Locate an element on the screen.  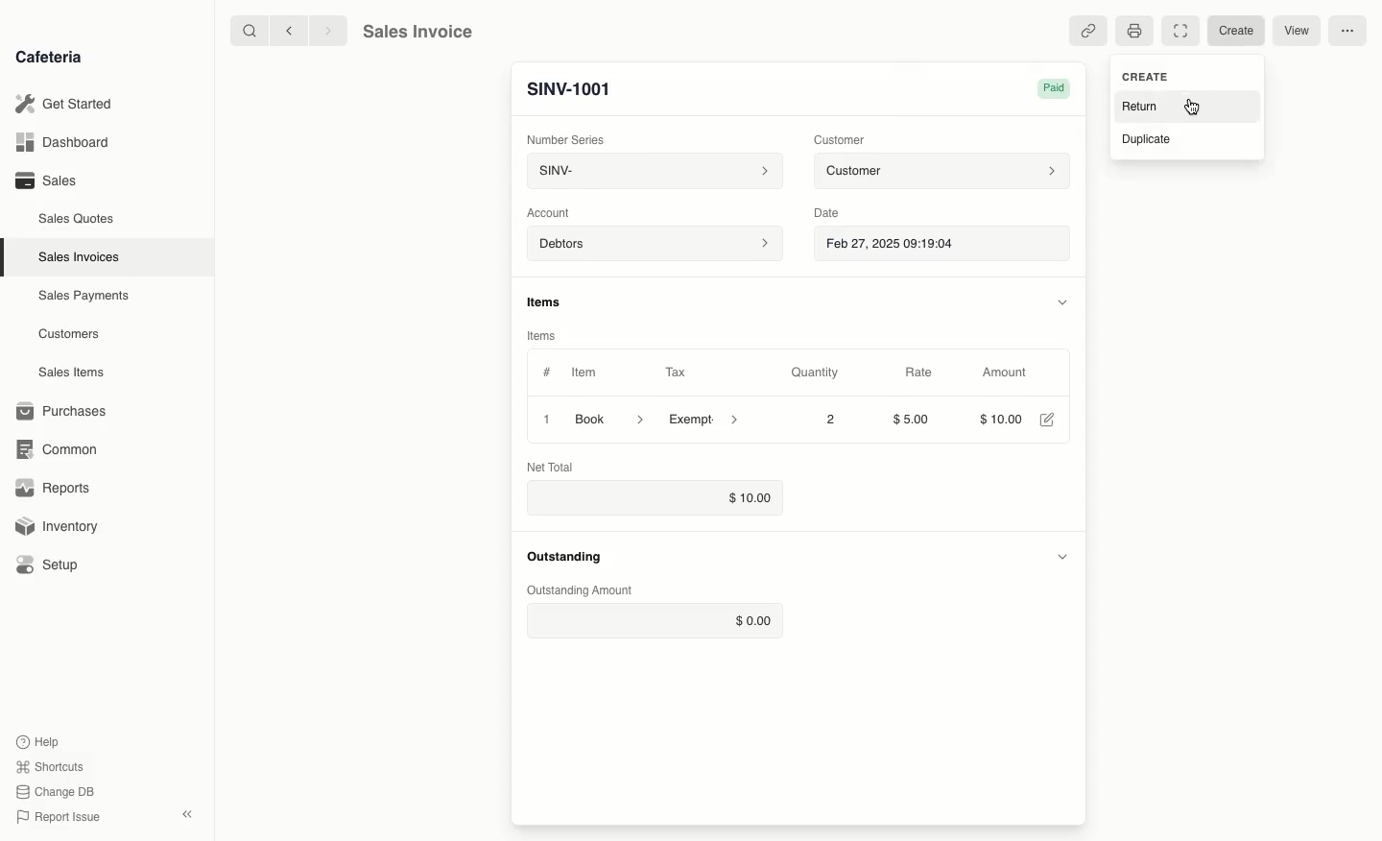
2 is located at coordinates (832, 420).